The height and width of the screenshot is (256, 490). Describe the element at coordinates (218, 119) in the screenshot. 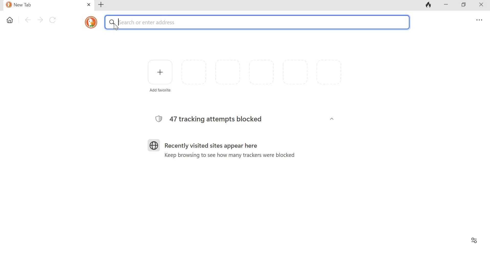

I see `47 tracking attempts blocked` at that location.